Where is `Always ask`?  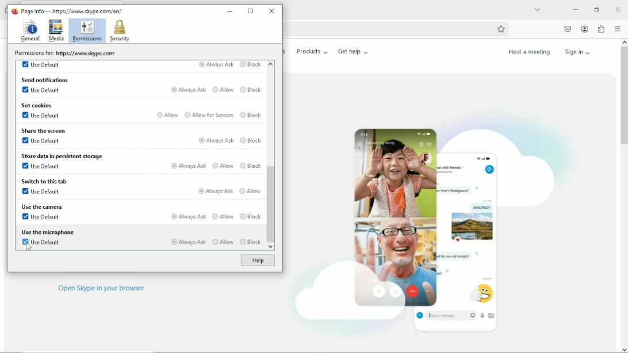
Always ask is located at coordinates (186, 216).